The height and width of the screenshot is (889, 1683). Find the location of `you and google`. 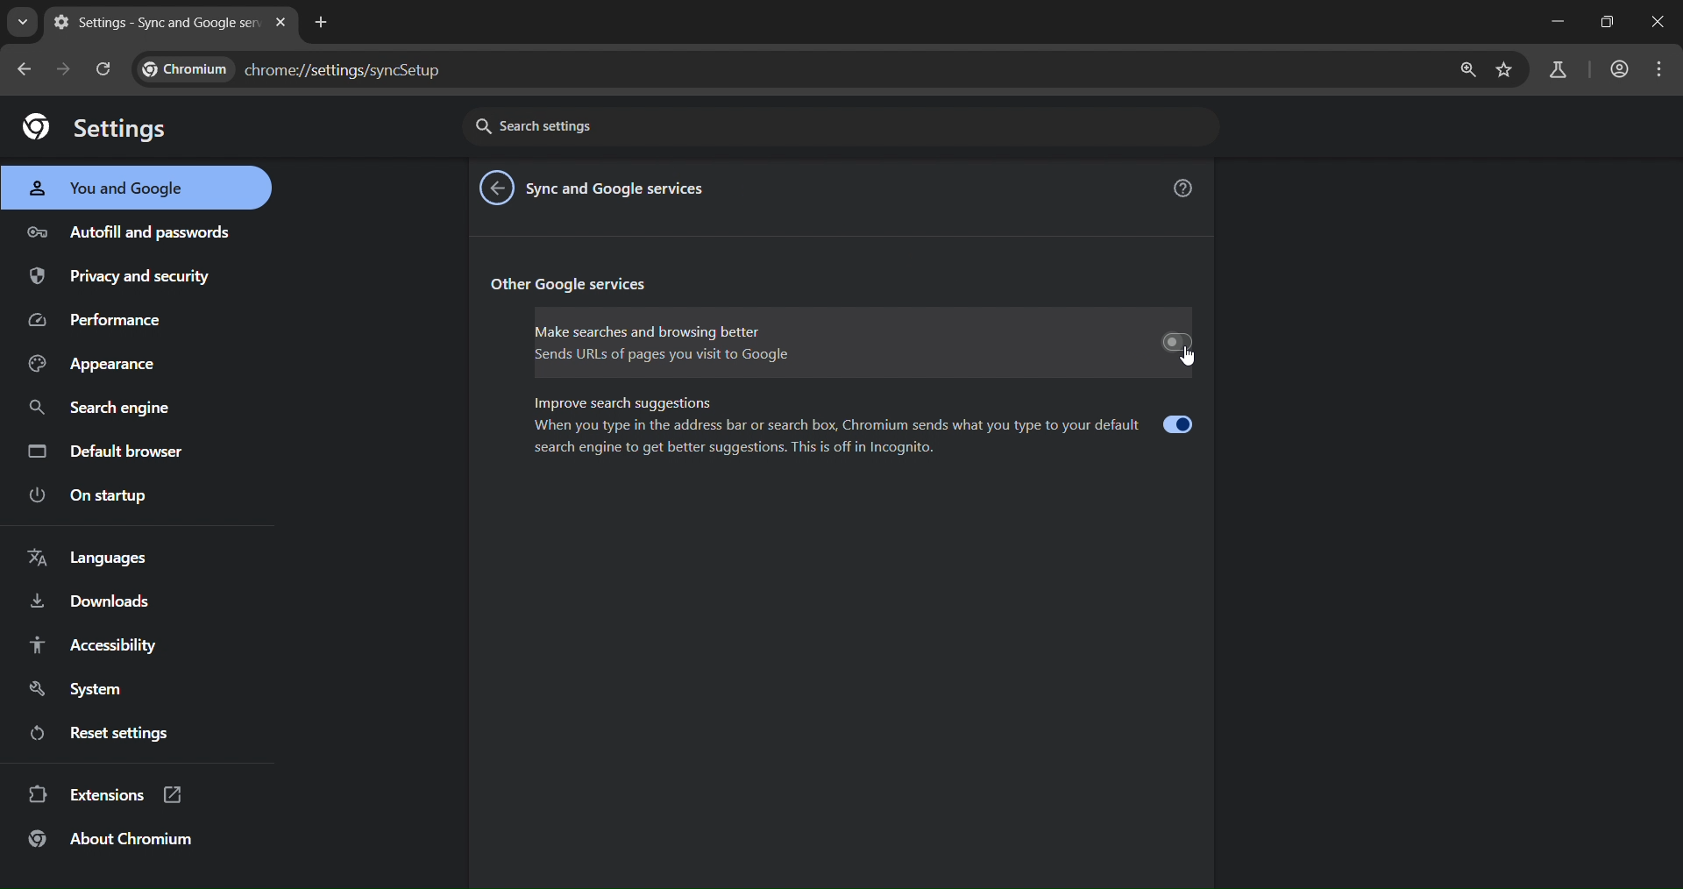

you and google is located at coordinates (120, 189).